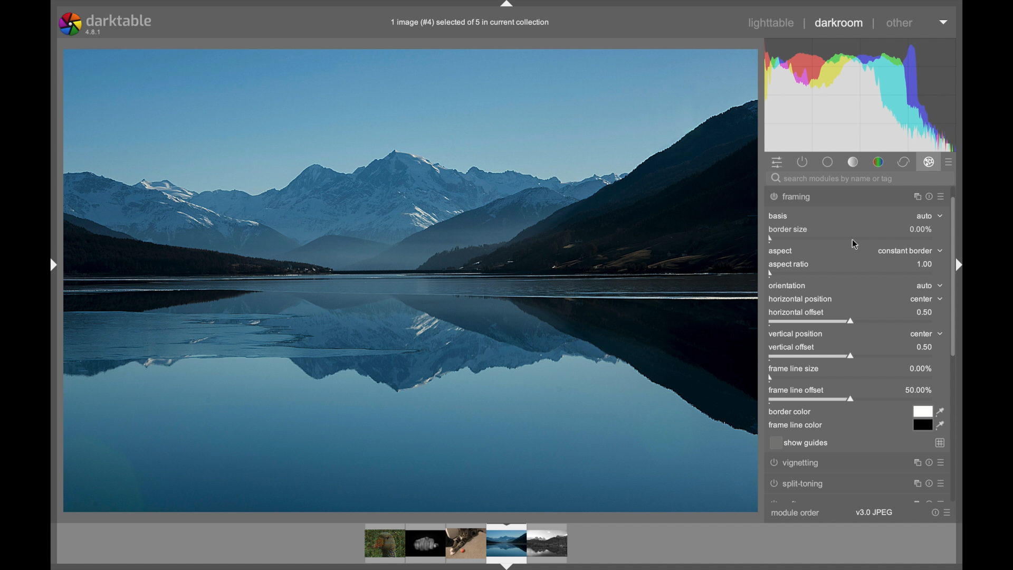 This screenshot has width=1013, height=570. I want to click on orientation, so click(788, 286).